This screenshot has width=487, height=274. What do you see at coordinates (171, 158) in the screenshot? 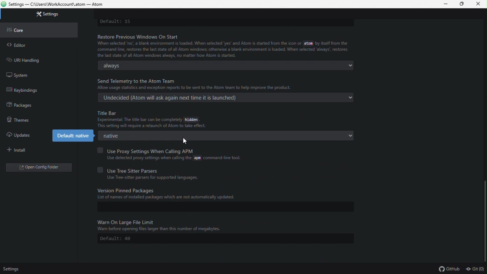
I see `Use detected proxy settings when calling the atom command-line tool.` at bounding box center [171, 158].